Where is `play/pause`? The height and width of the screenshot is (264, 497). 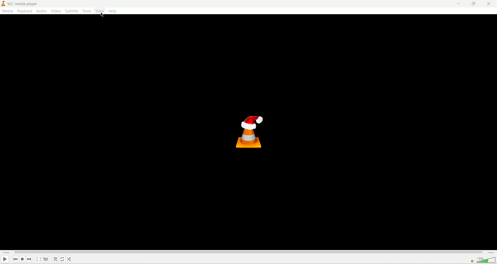 play/pause is located at coordinates (4, 259).